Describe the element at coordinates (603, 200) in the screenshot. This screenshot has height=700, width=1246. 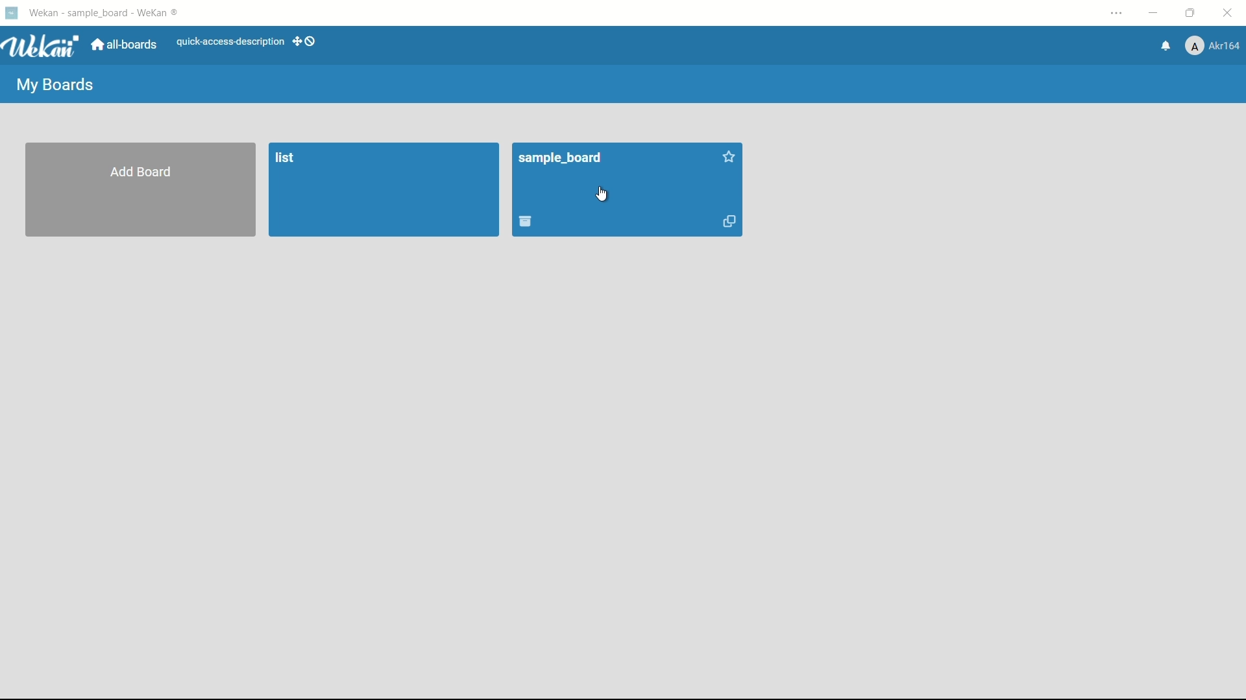
I see `cursor` at that location.